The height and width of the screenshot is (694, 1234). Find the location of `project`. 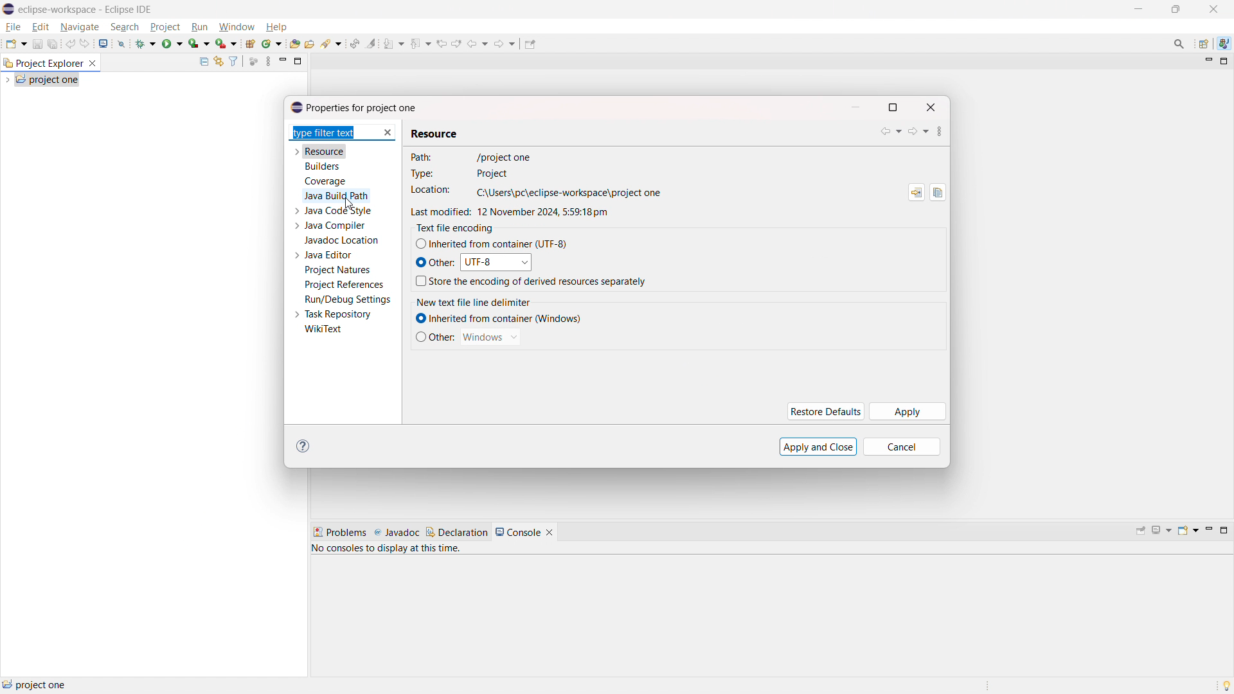

project is located at coordinates (165, 27).